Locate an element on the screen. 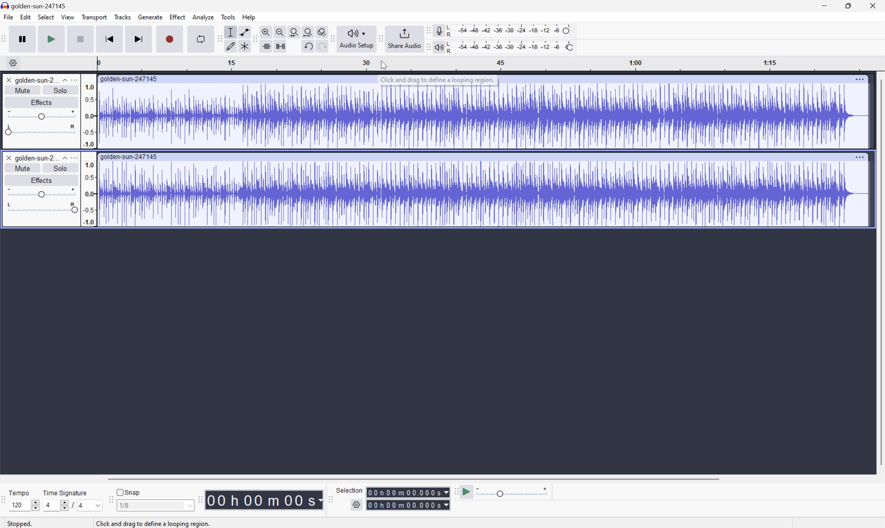 The image size is (885, 528). Analyze is located at coordinates (204, 17).